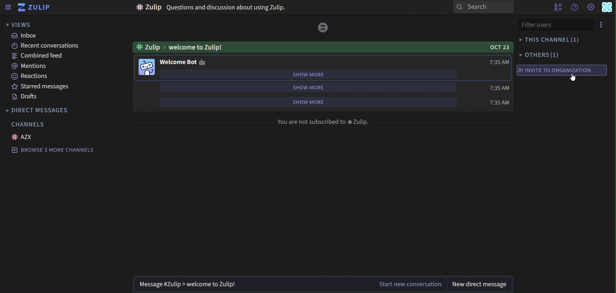 The image size is (616, 293). I want to click on time, so click(498, 103).